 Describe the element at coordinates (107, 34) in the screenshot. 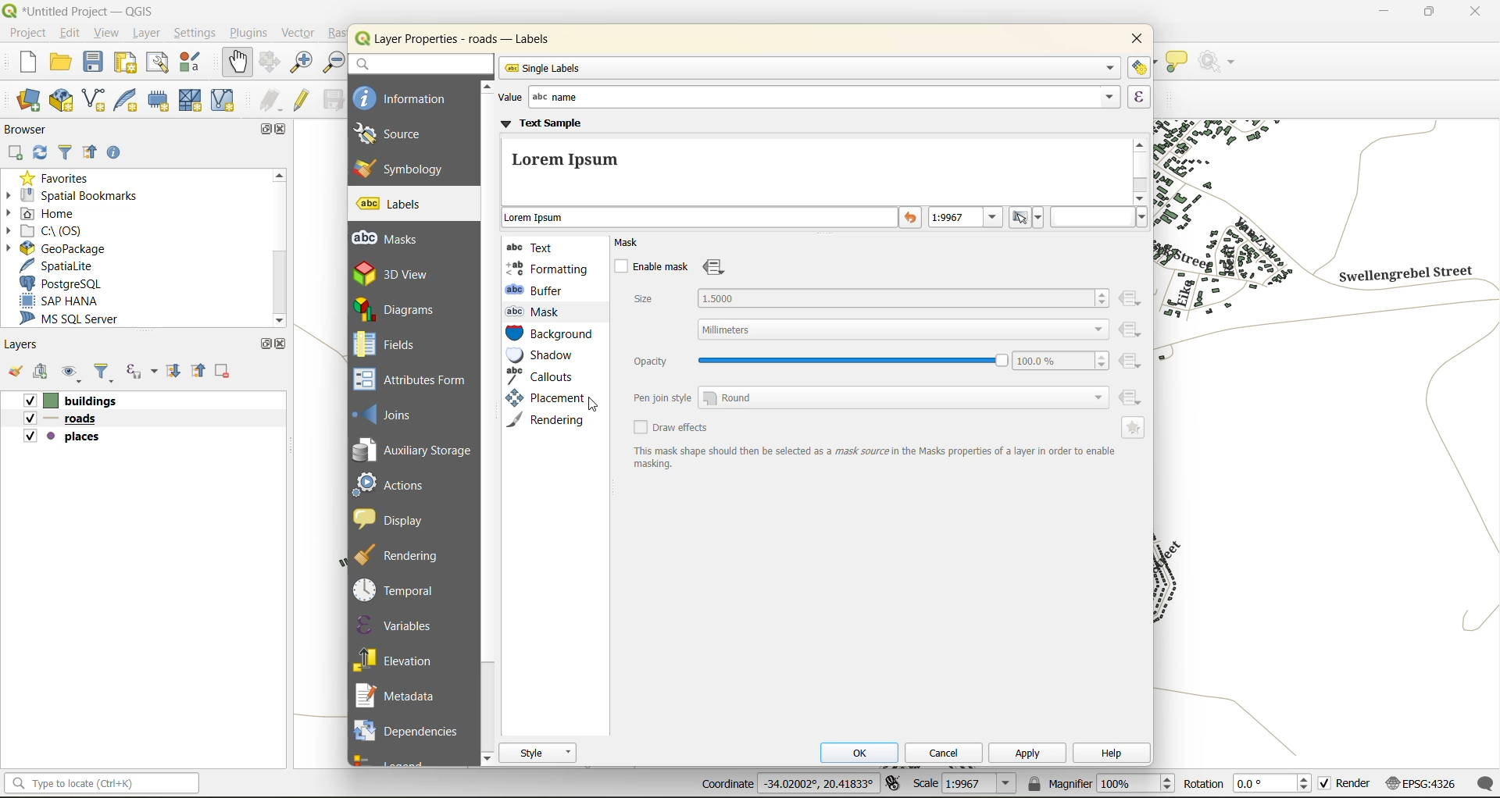

I see `view` at that location.